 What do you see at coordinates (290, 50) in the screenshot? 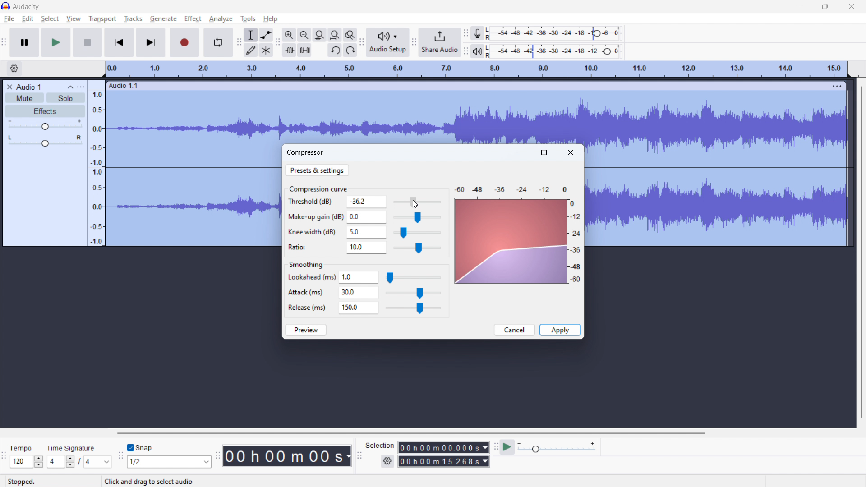
I see `trim audio outside selection` at bounding box center [290, 50].